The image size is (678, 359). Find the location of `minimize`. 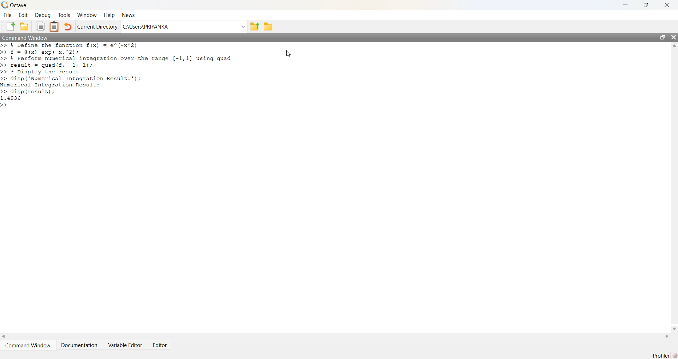

minimize is located at coordinates (625, 5).